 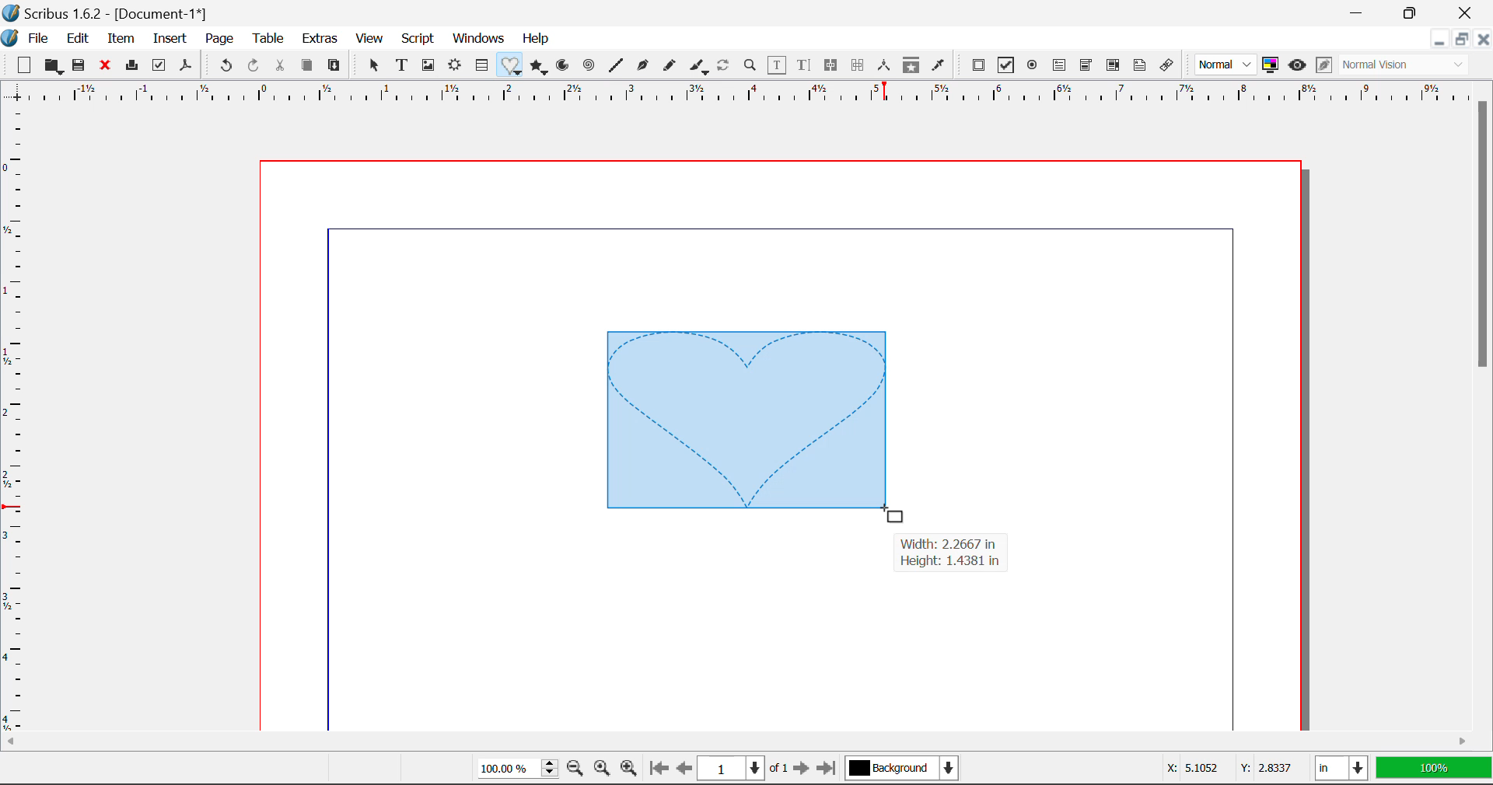 What do you see at coordinates (540, 68) in the screenshot?
I see `Polygons` at bounding box center [540, 68].